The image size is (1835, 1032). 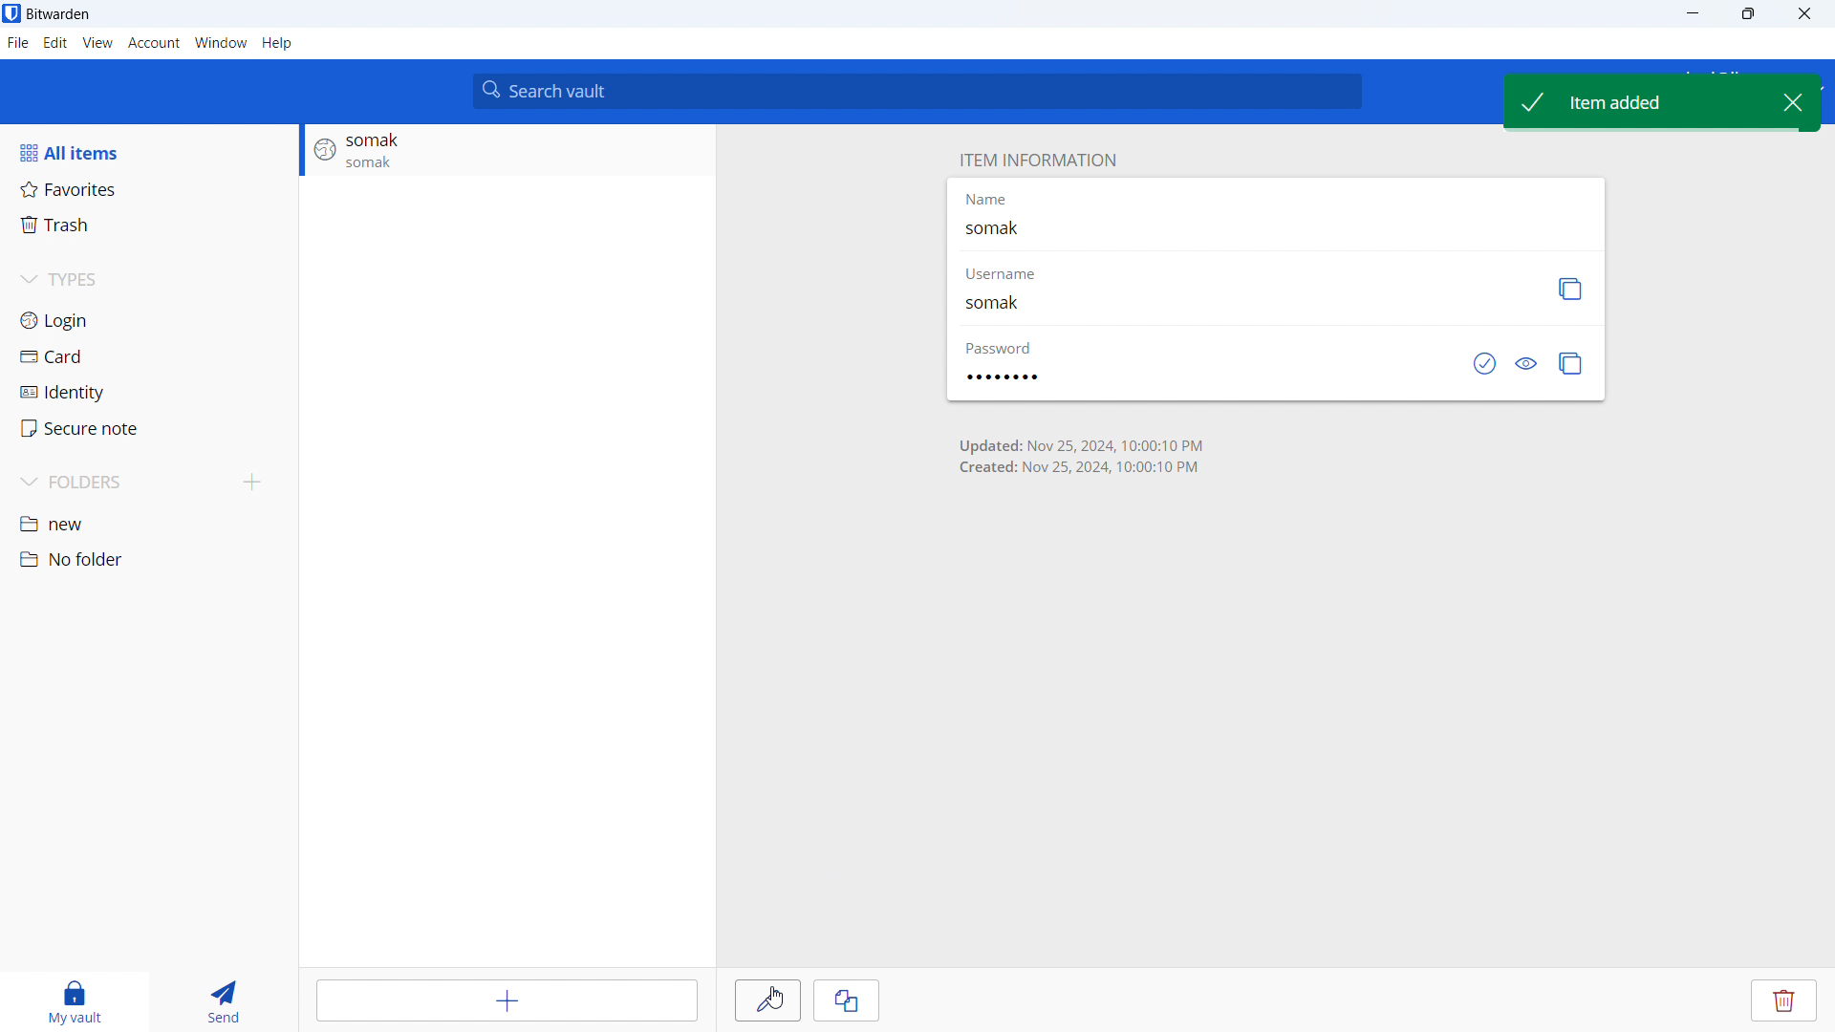 I want to click on add item, so click(x=510, y=1000).